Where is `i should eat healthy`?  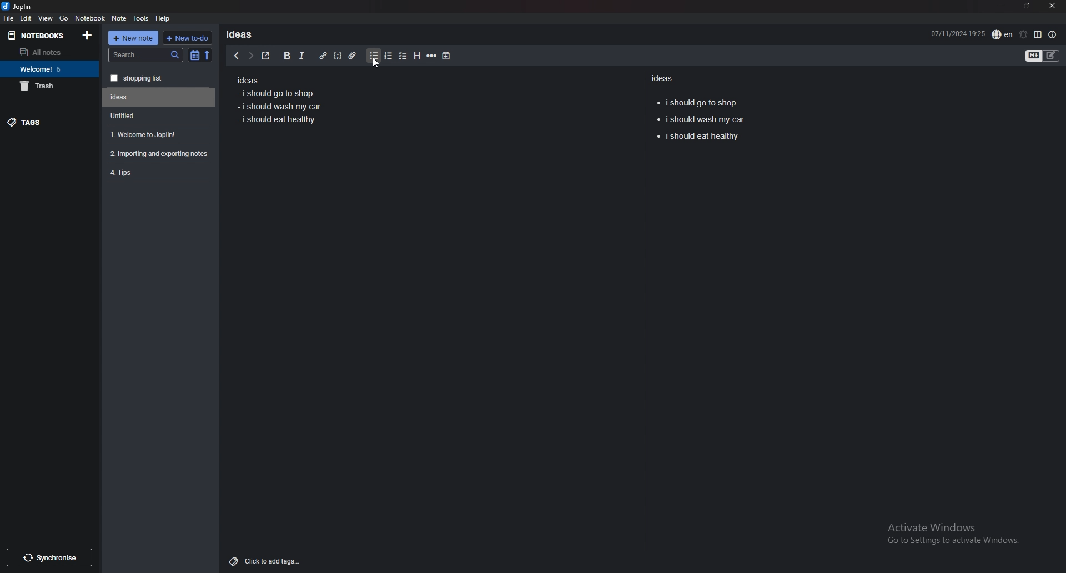 i should eat healthy is located at coordinates (277, 124).